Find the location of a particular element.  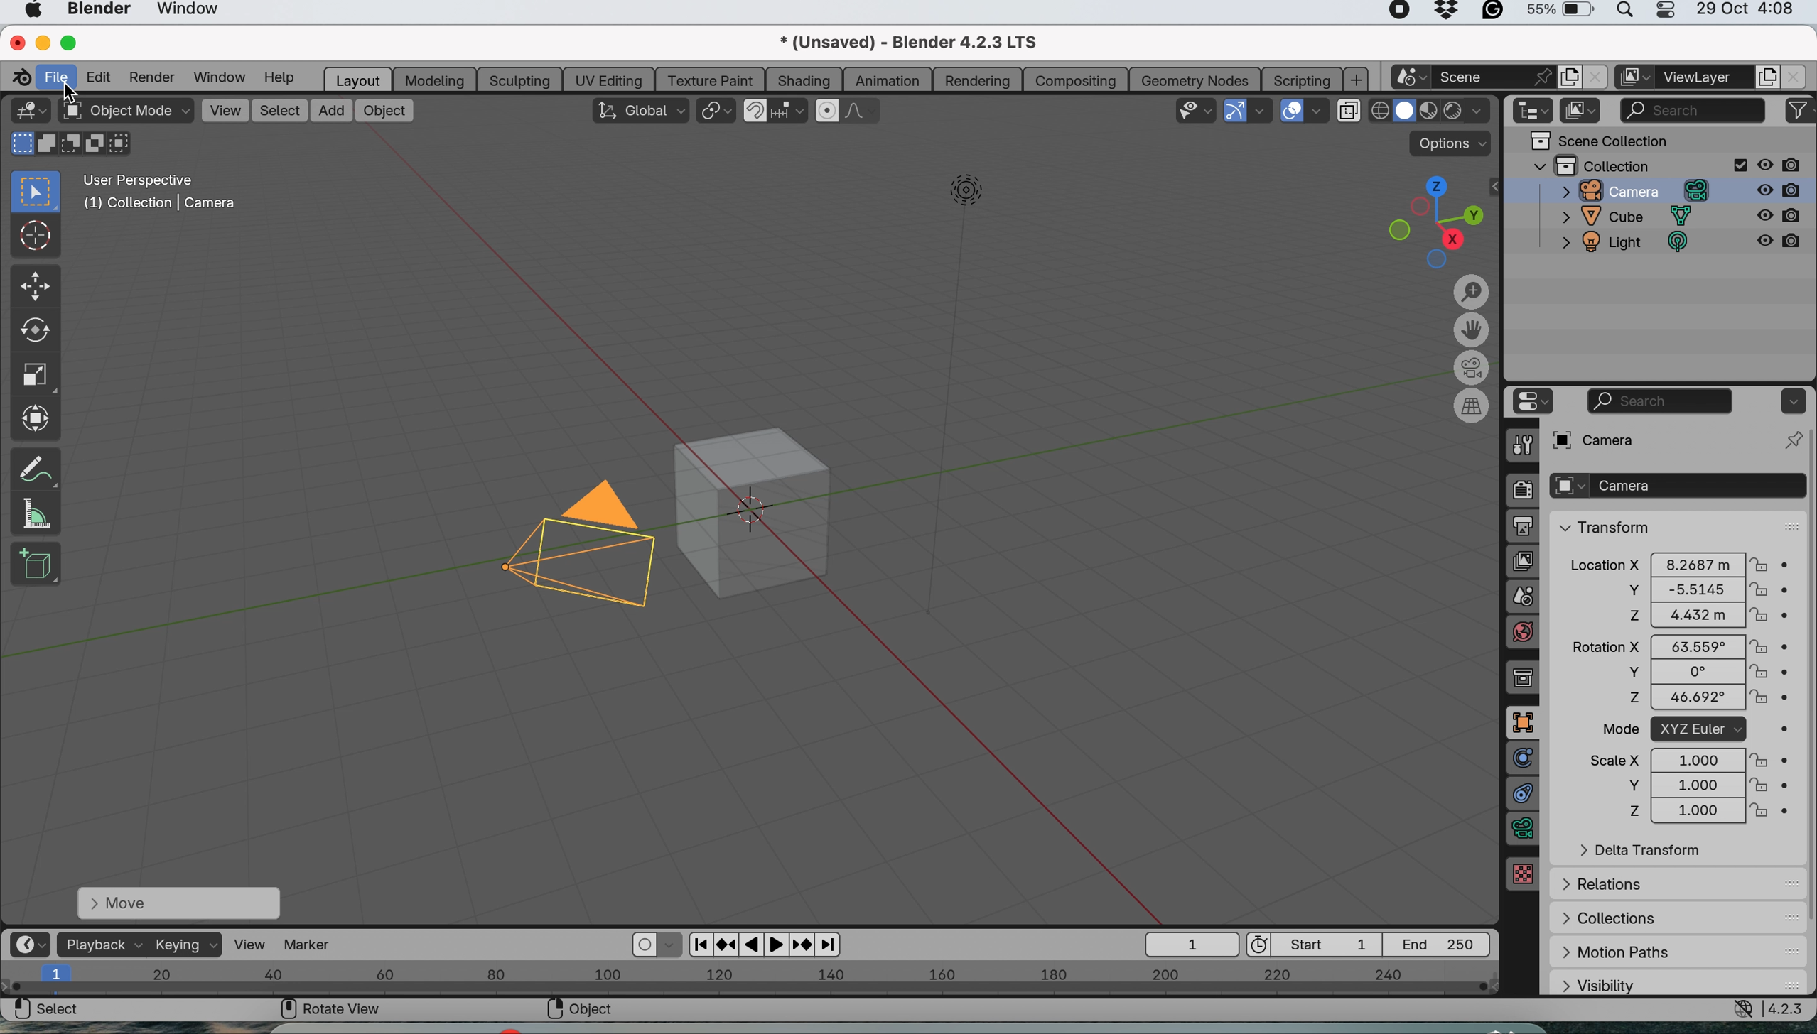

modes is located at coordinates (67, 145).